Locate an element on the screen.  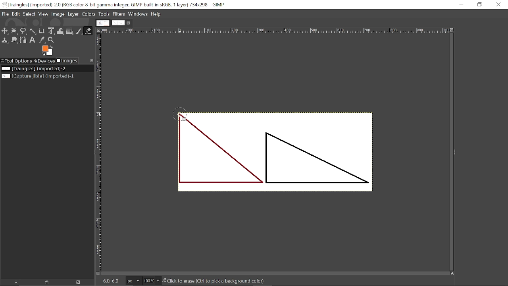
Images is located at coordinates (67, 61).